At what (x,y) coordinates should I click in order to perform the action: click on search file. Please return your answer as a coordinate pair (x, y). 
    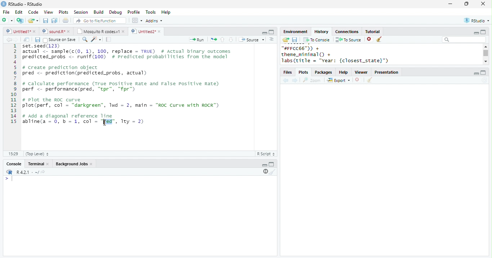
    Looking at the image, I should click on (100, 20).